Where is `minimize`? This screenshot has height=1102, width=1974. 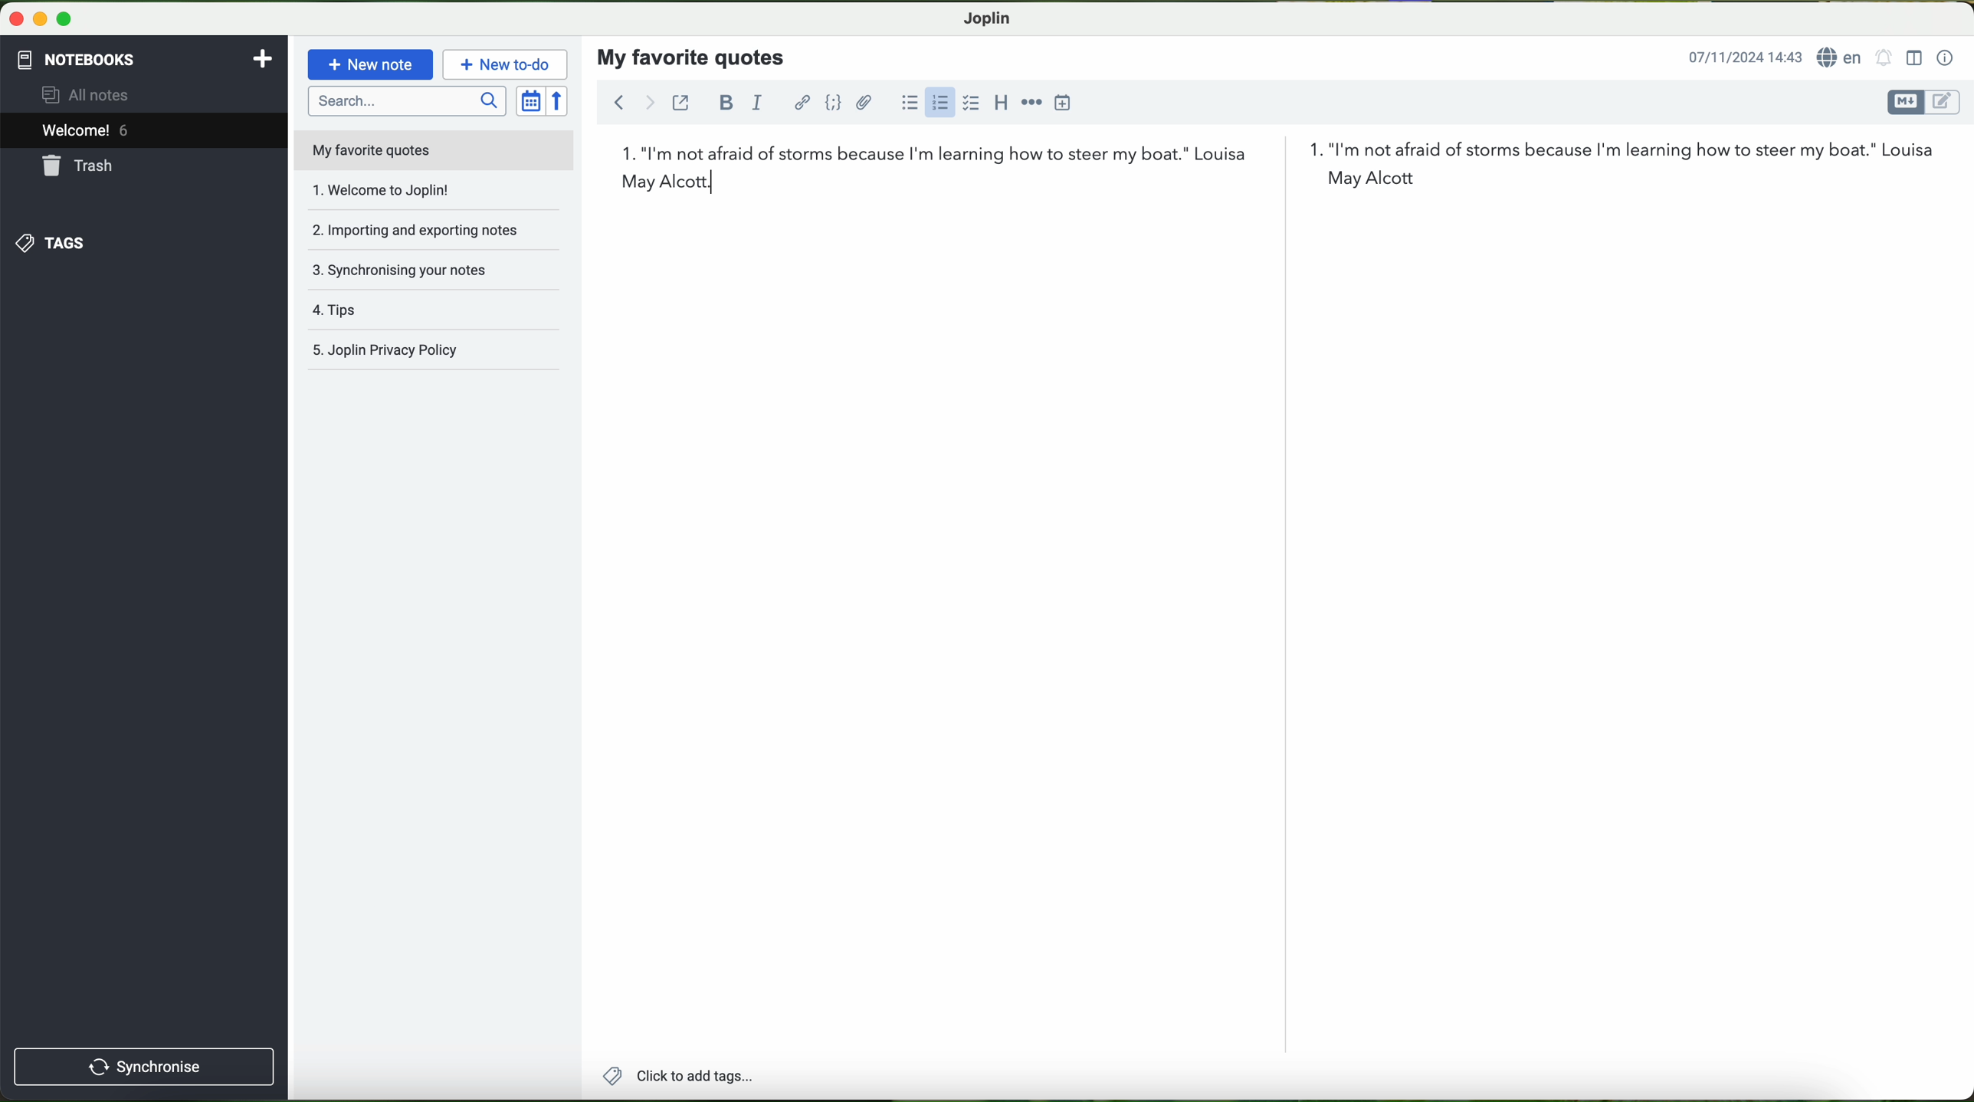 minimize is located at coordinates (39, 23).